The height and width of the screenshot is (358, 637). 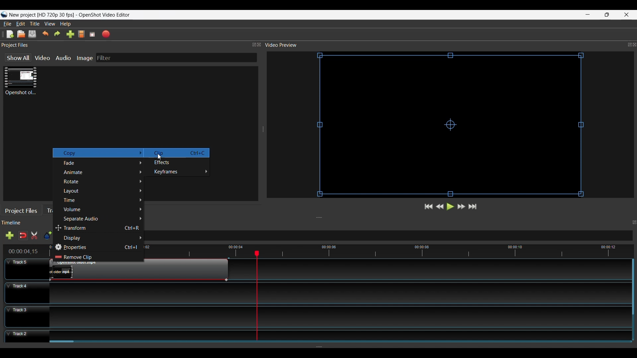 What do you see at coordinates (70, 34) in the screenshot?
I see `Import Files` at bounding box center [70, 34].